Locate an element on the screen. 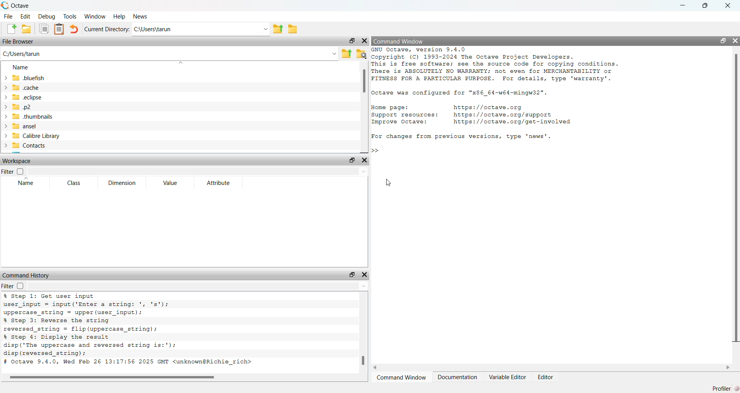 This screenshot has width=740, height=393. move right is located at coordinates (728, 367).